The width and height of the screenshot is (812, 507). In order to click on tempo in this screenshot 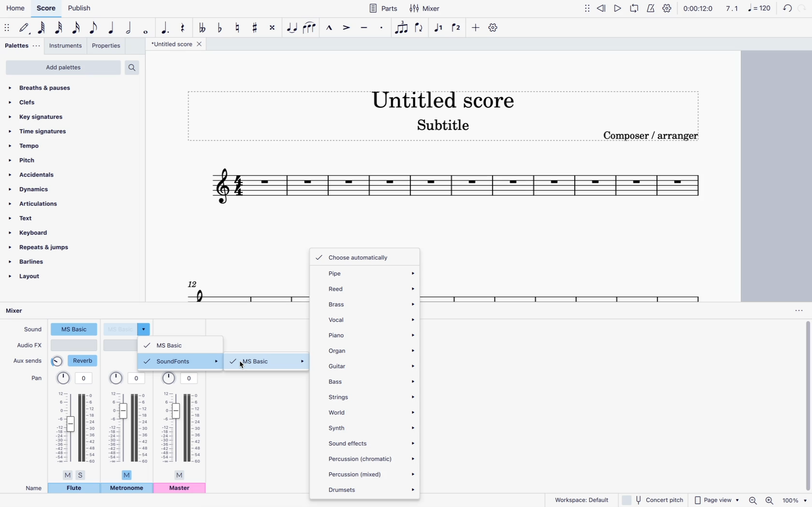, I will do `click(58, 146)`.